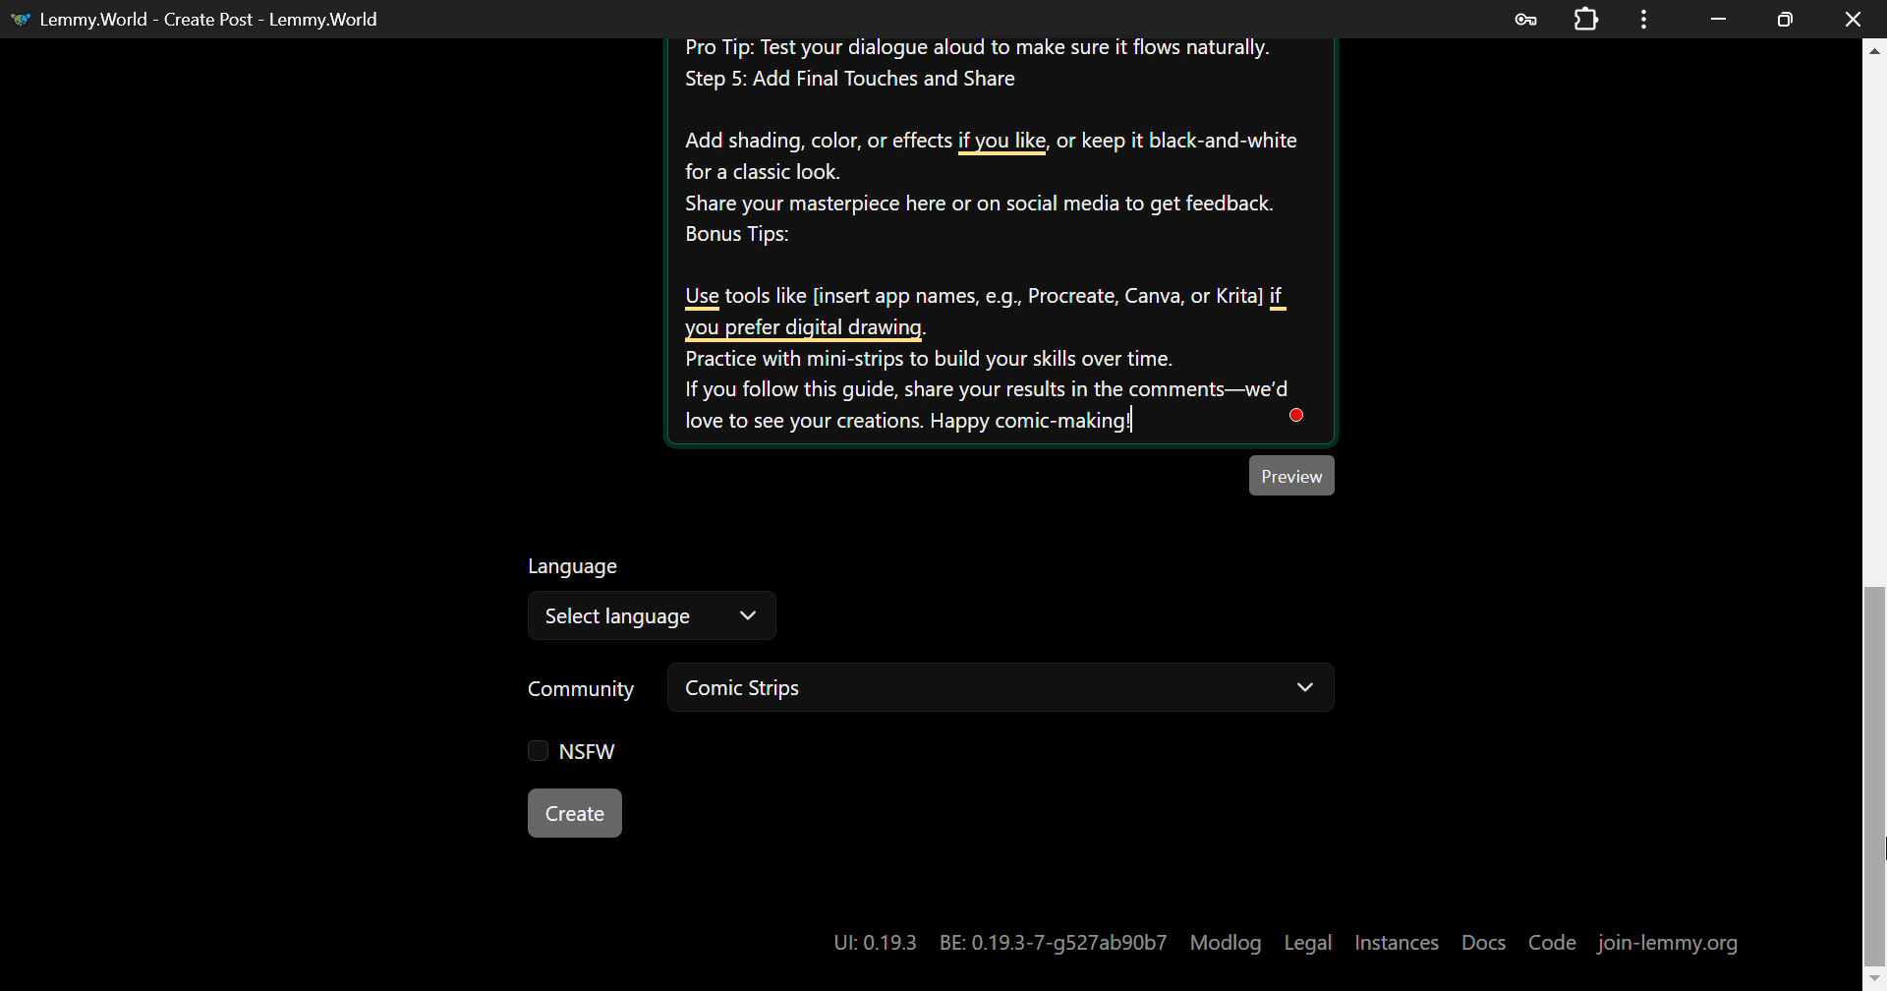 The image size is (1887, 991). I want to click on UI: 0.19.3 BE: 0.19.3-7-g527ab90b7, so click(987, 942).